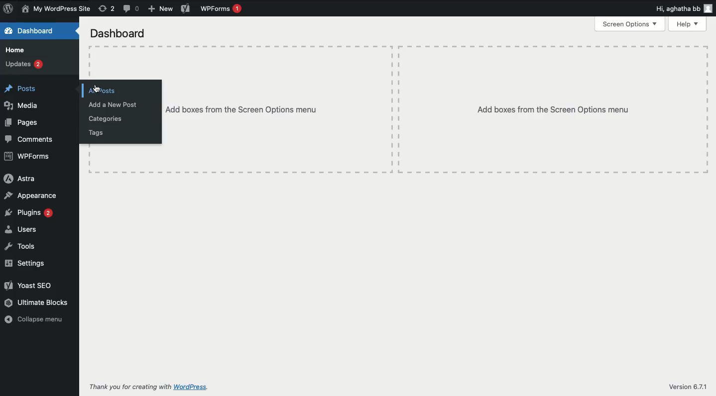 This screenshot has width=716, height=396. Describe the element at coordinates (102, 92) in the screenshot. I see `All posts` at that location.